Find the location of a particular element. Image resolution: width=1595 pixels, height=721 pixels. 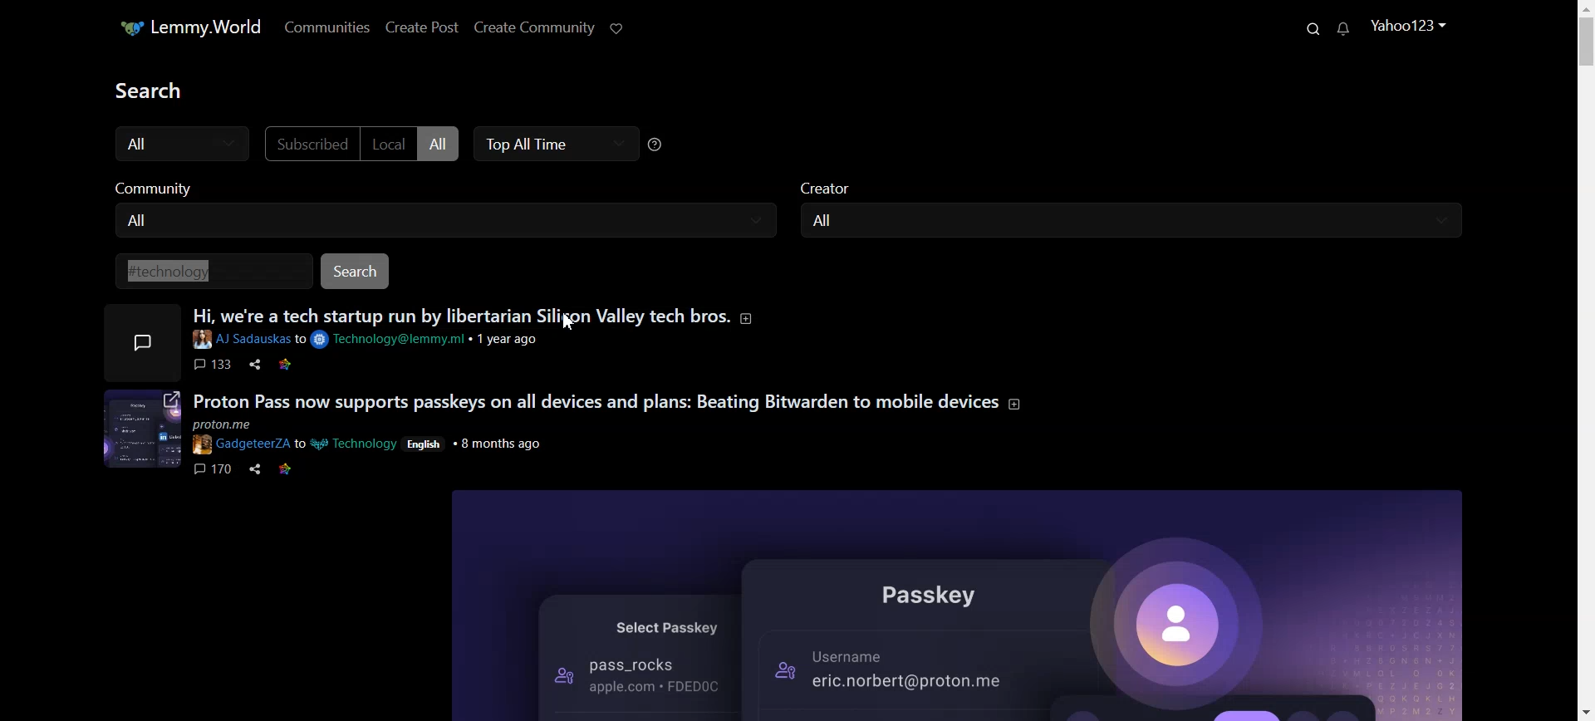

thumbnail is located at coordinates (139, 343).